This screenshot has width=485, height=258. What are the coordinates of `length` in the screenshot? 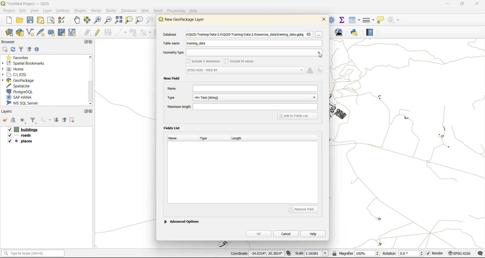 It's located at (239, 138).